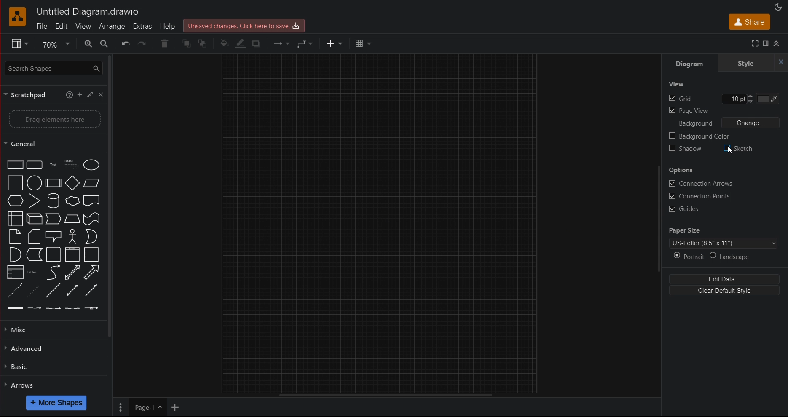 The height and width of the screenshot is (417, 788). What do you see at coordinates (204, 43) in the screenshot?
I see `Send Back` at bounding box center [204, 43].